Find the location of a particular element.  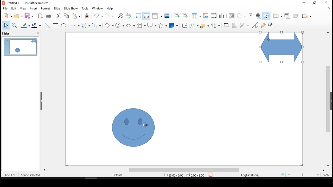

edit is located at coordinates (14, 9).